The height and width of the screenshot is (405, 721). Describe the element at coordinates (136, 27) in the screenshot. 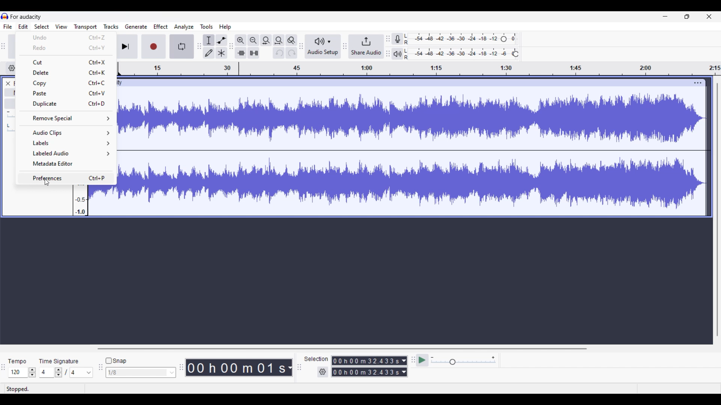

I see `Generate menu` at that location.